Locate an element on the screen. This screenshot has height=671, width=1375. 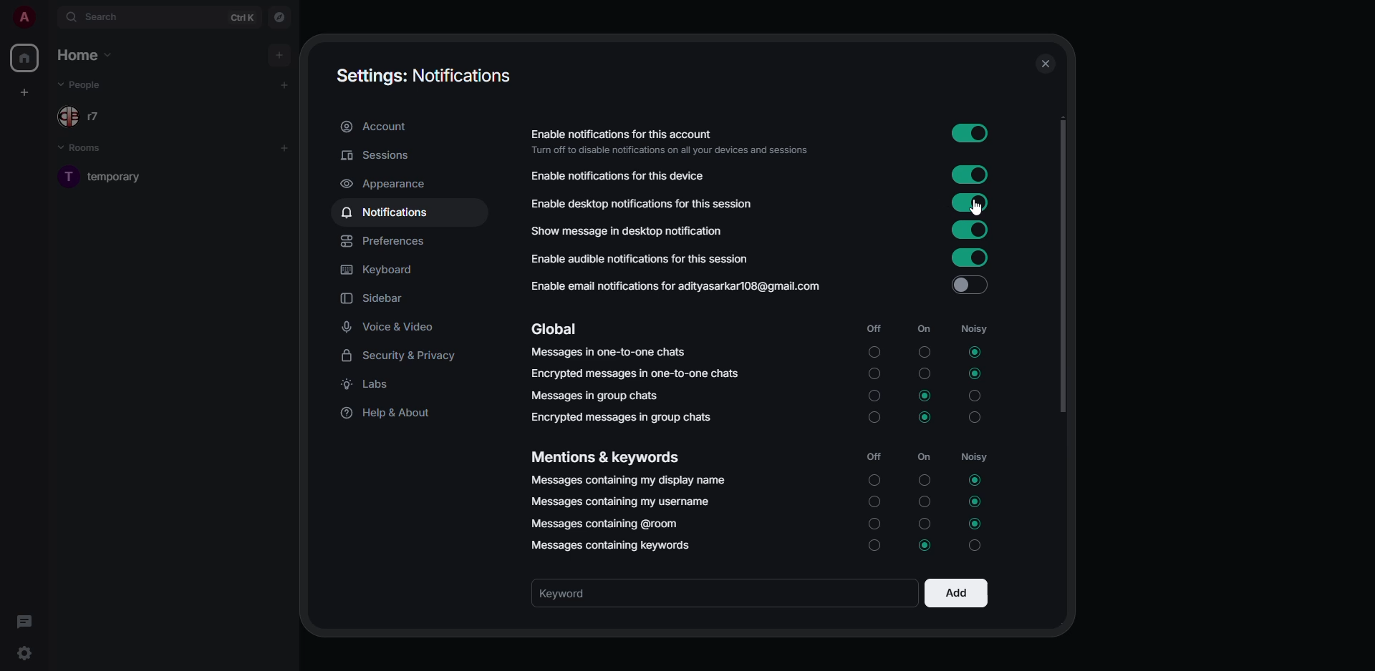
labs is located at coordinates (371, 386).